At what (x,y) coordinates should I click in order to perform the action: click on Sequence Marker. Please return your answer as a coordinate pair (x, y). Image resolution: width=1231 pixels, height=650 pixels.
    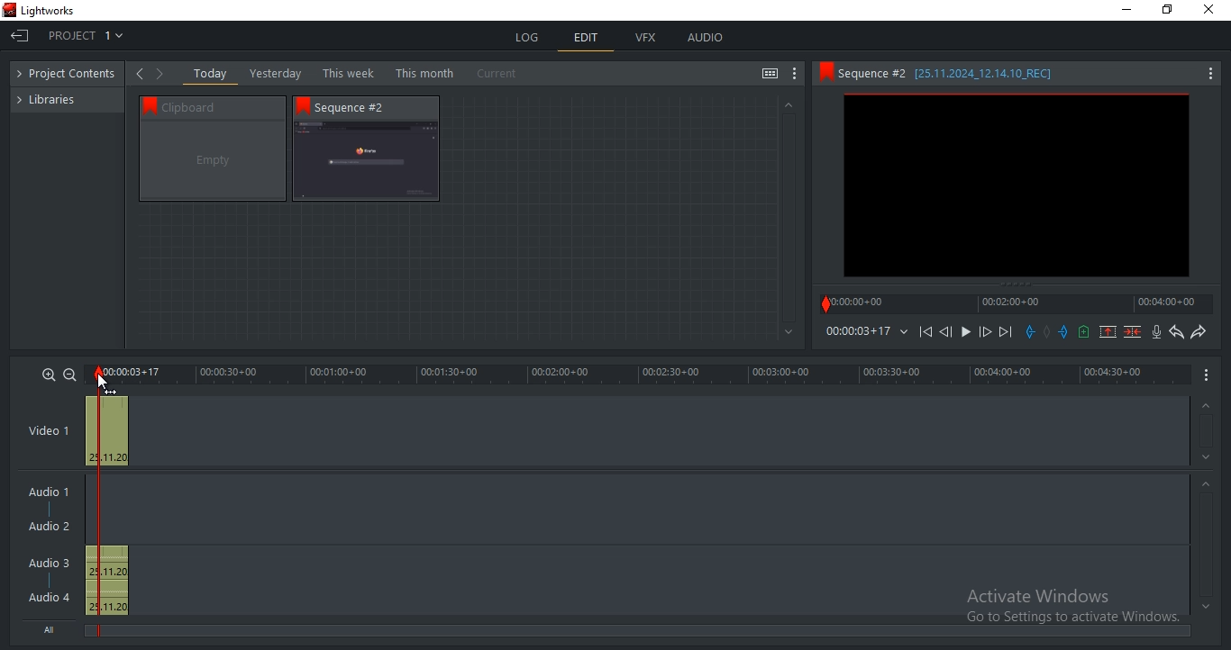
    Looking at the image, I should click on (89, 503).